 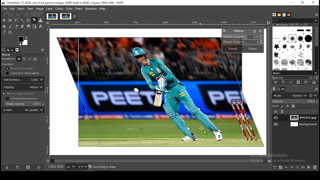 What do you see at coordinates (28, 20) in the screenshot?
I see `crop` at bounding box center [28, 20].